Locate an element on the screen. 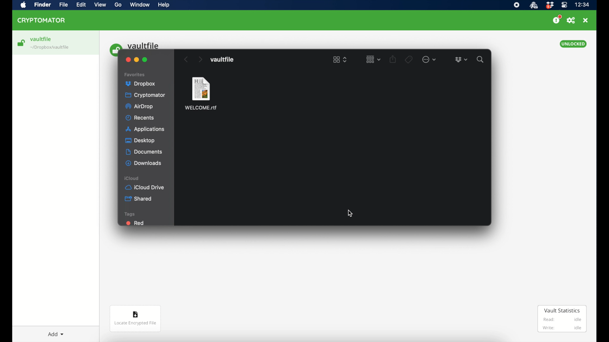  share is located at coordinates (393, 60).